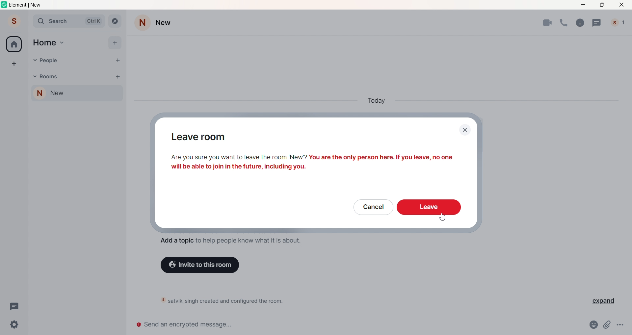  I want to click on attachments, so click(609, 325).